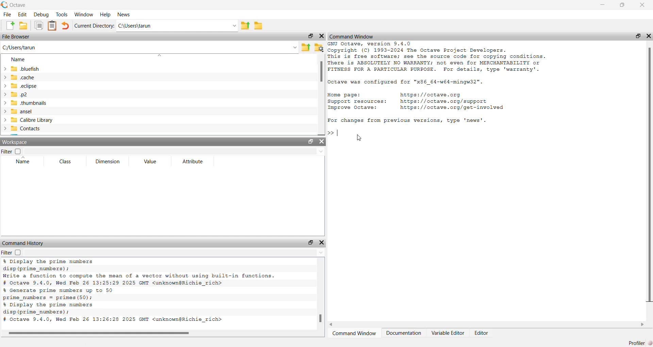 Image resolution: width=653 pixels, height=347 pixels. Describe the element at coordinates (12, 252) in the screenshot. I see `Filter` at that location.